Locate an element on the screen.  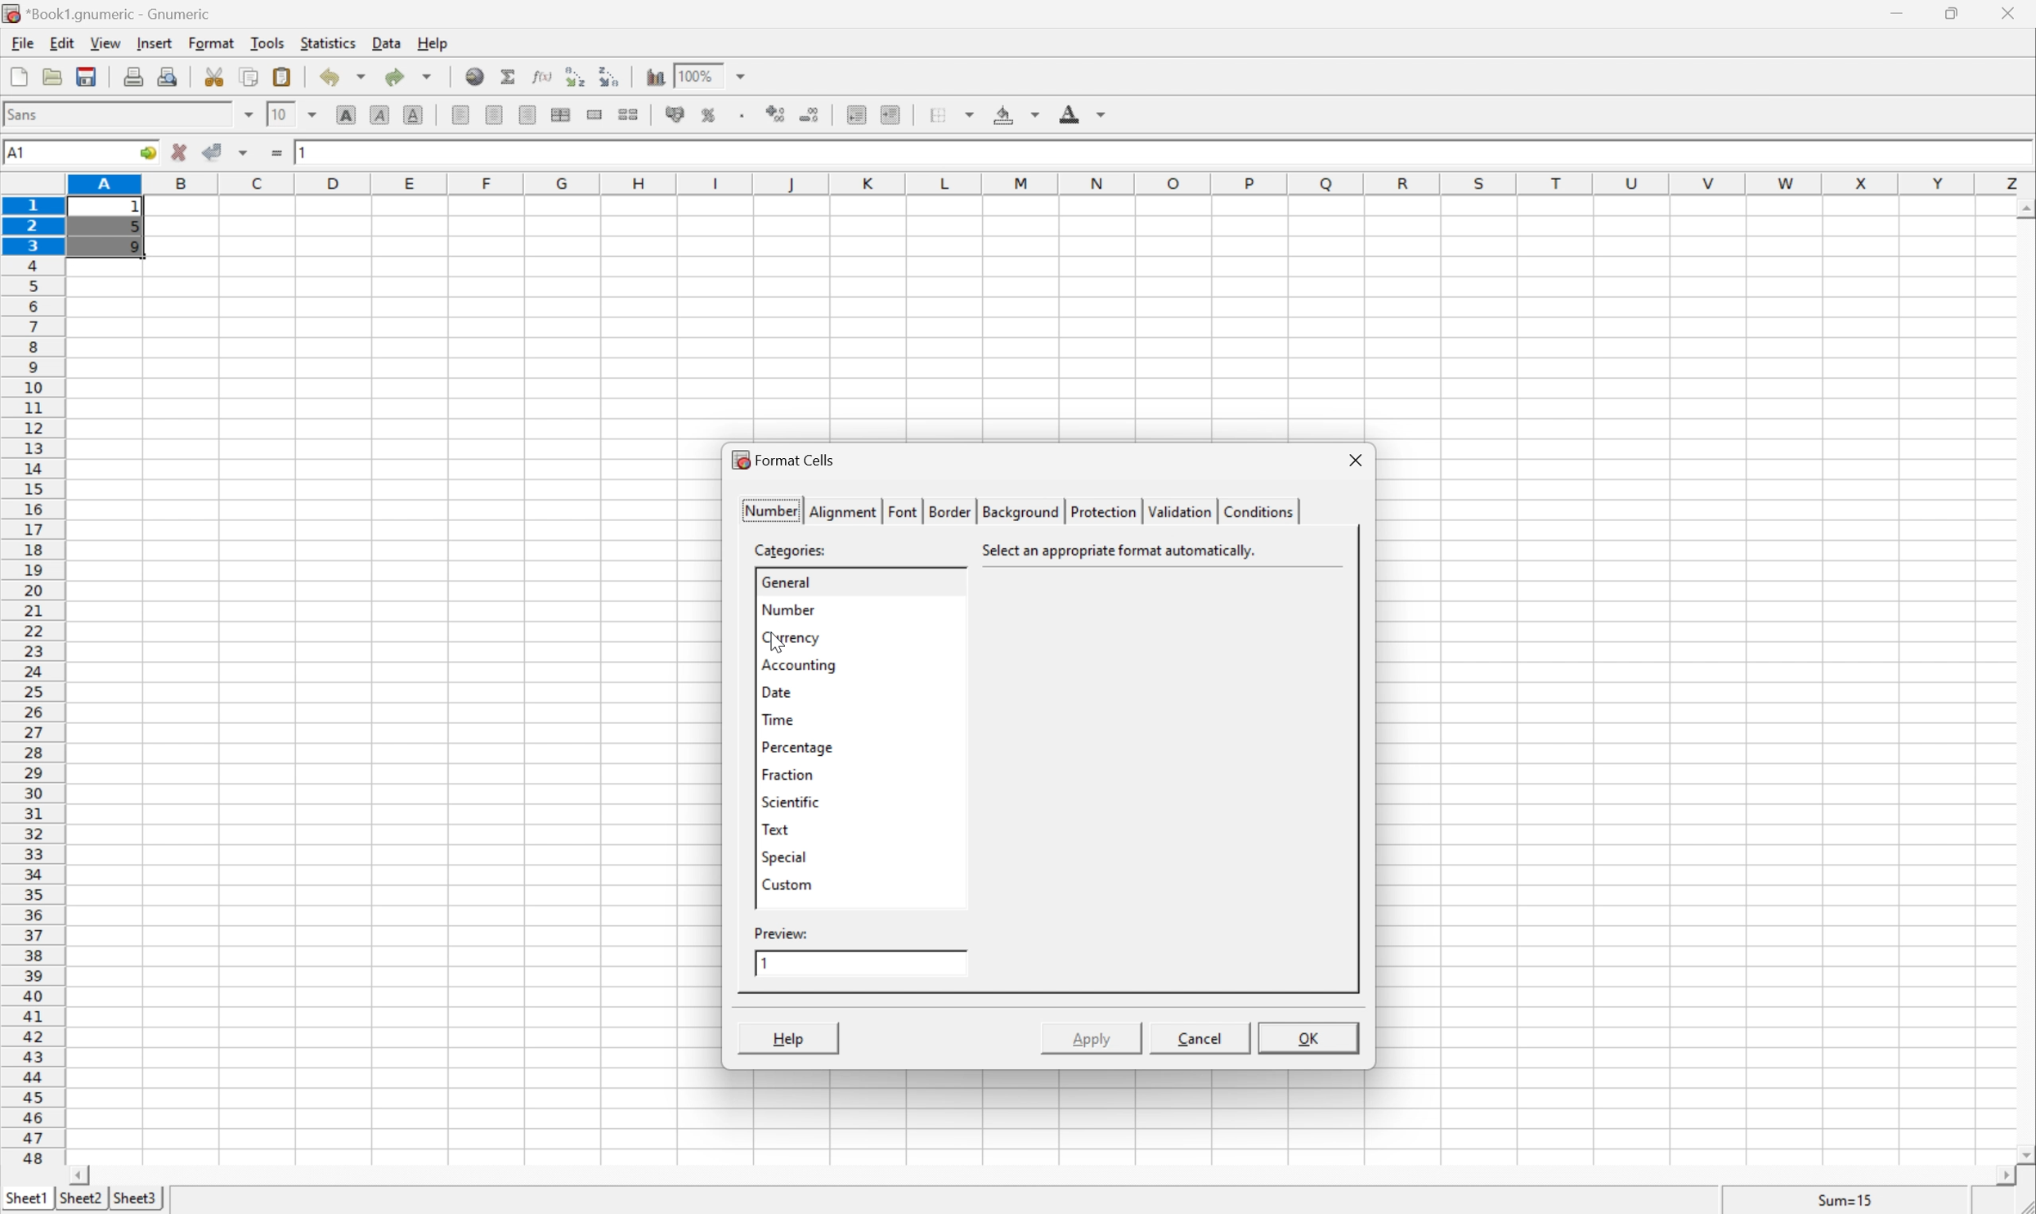
custom is located at coordinates (787, 883).